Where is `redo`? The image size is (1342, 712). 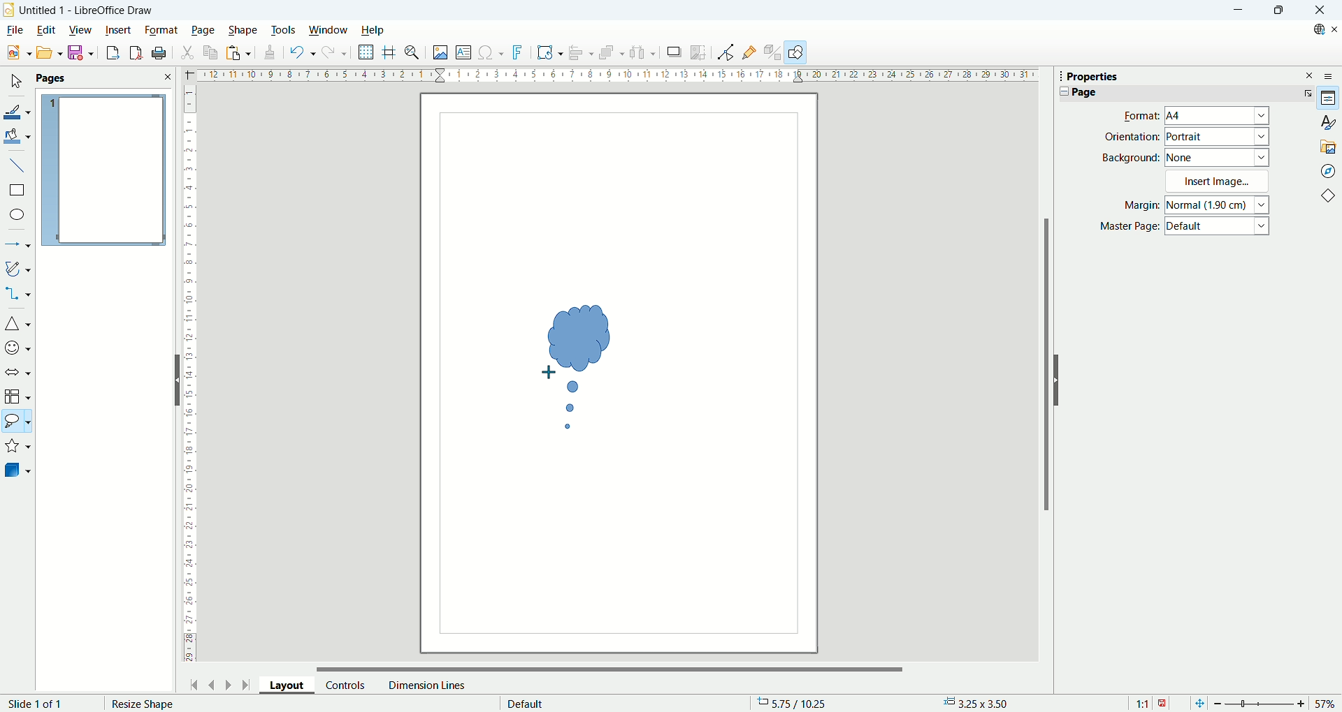 redo is located at coordinates (335, 55).